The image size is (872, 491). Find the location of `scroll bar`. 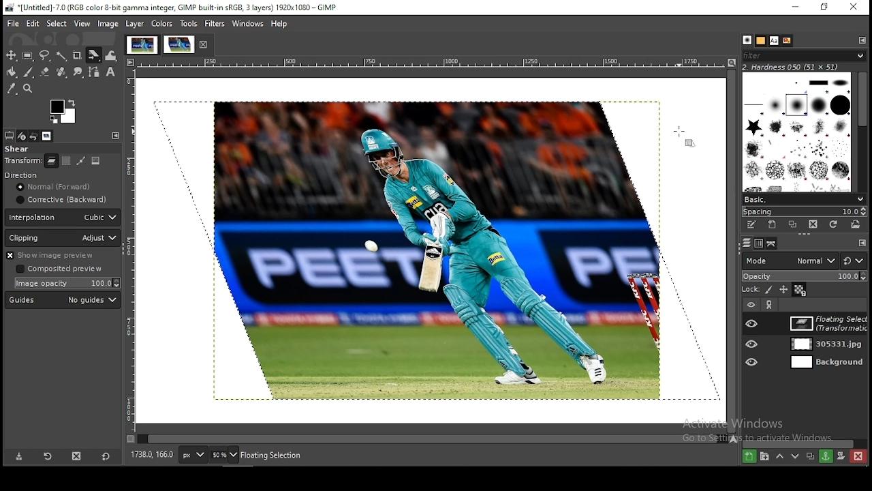

scroll bar is located at coordinates (432, 439).